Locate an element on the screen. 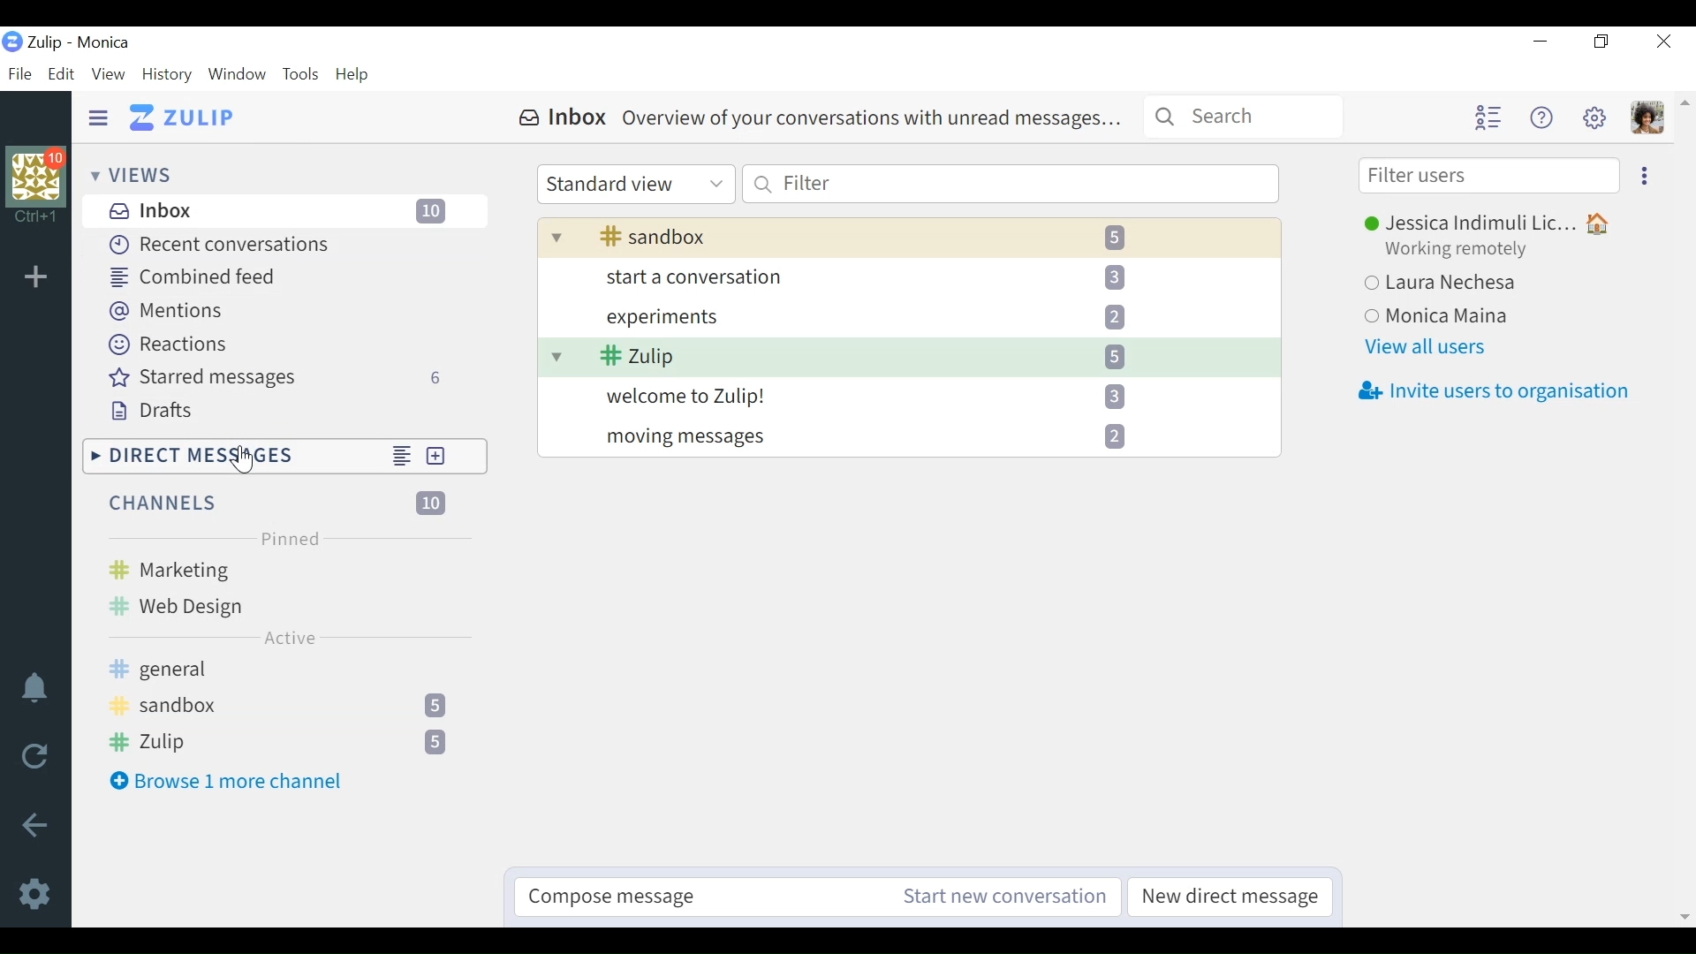 This screenshot has height=954, width=1696. Users is located at coordinates (1506, 271).